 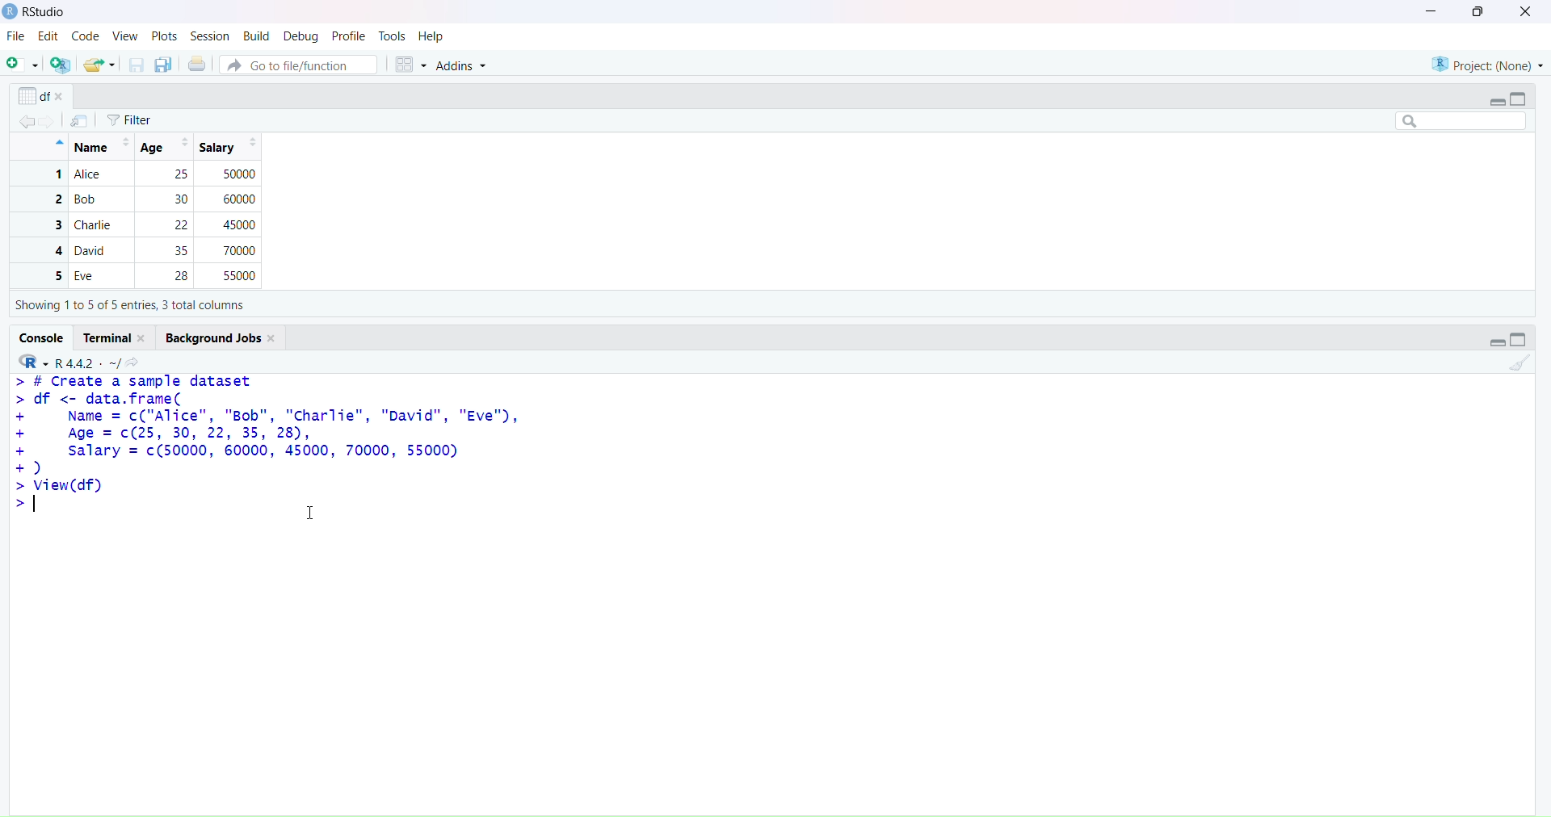 I want to click on expand, so click(x=1490, y=341).